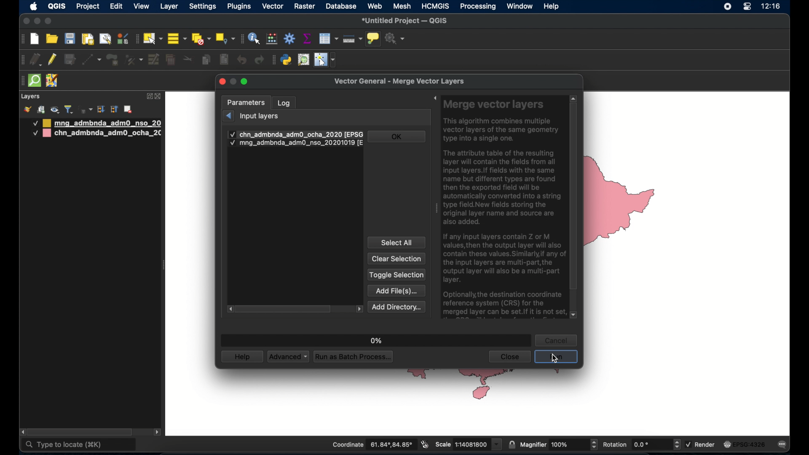 This screenshot has height=455, width=809. What do you see at coordinates (53, 39) in the screenshot?
I see `open project` at bounding box center [53, 39].